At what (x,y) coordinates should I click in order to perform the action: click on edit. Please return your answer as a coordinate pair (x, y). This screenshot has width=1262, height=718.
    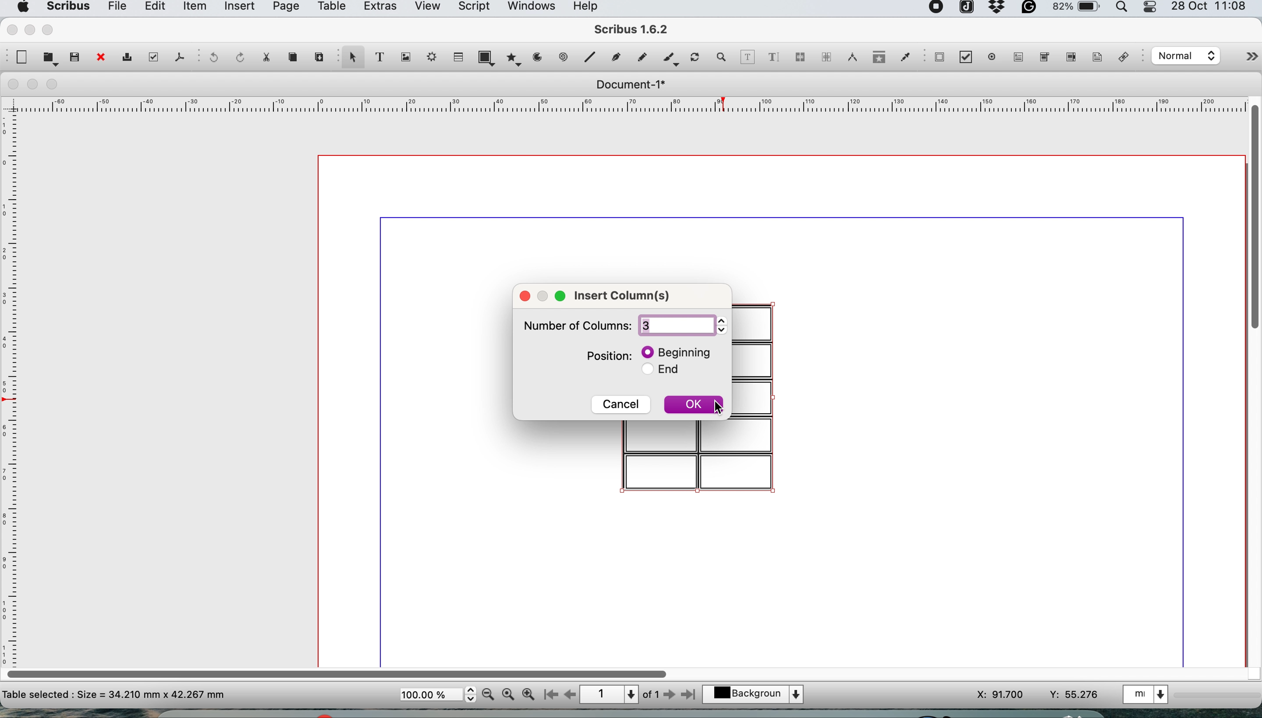
    Looking at the image, I should click on (153, 8).